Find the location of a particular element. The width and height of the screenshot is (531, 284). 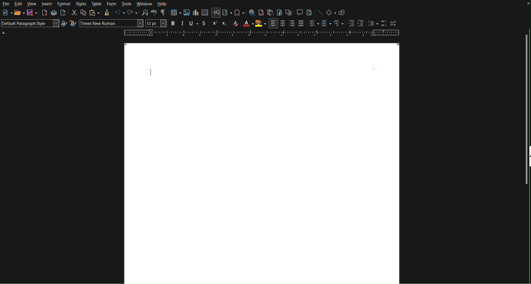

Toggle formatting Marks is located at coordinates (164, 13).